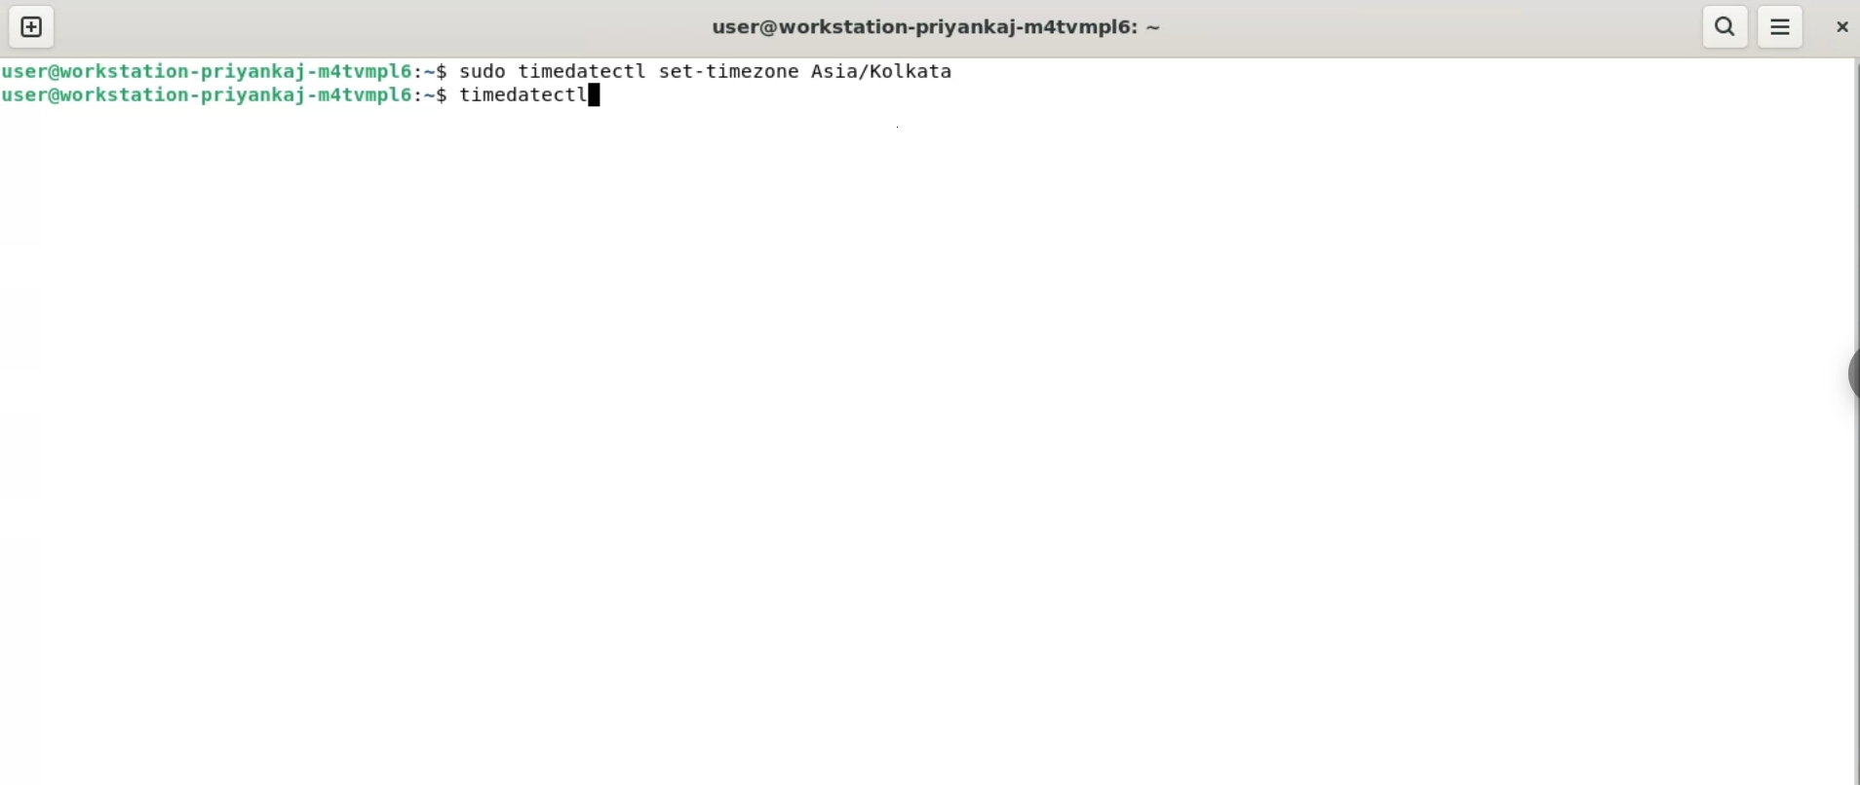  What do you see at coordinates (34, 27) in the screenshot?
I see `new tab` at bounding box center [34, 27].